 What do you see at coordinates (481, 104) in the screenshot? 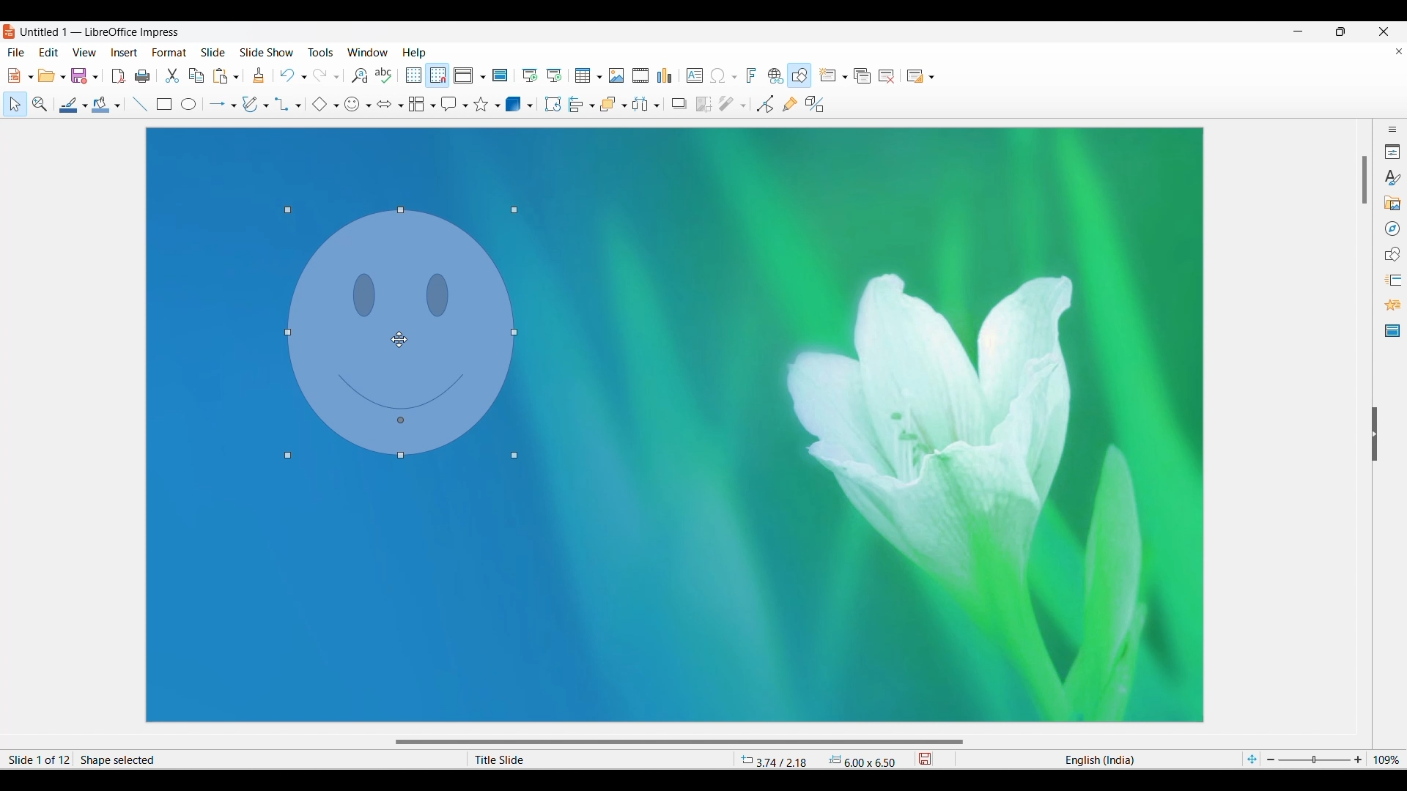
I see `Selected star` at bounding box center [481, 104].